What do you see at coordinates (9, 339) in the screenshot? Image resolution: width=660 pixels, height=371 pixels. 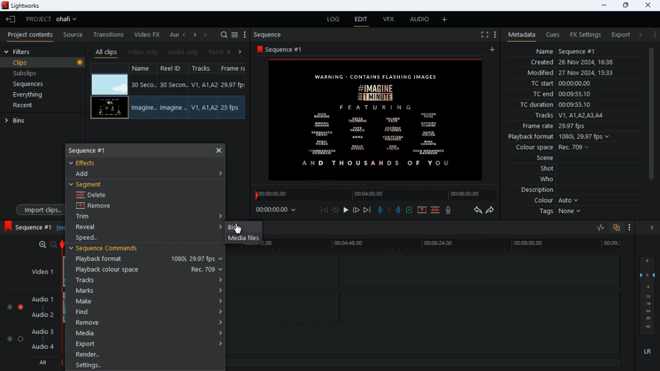 I see `toggle` at bounding box center [9, 339].